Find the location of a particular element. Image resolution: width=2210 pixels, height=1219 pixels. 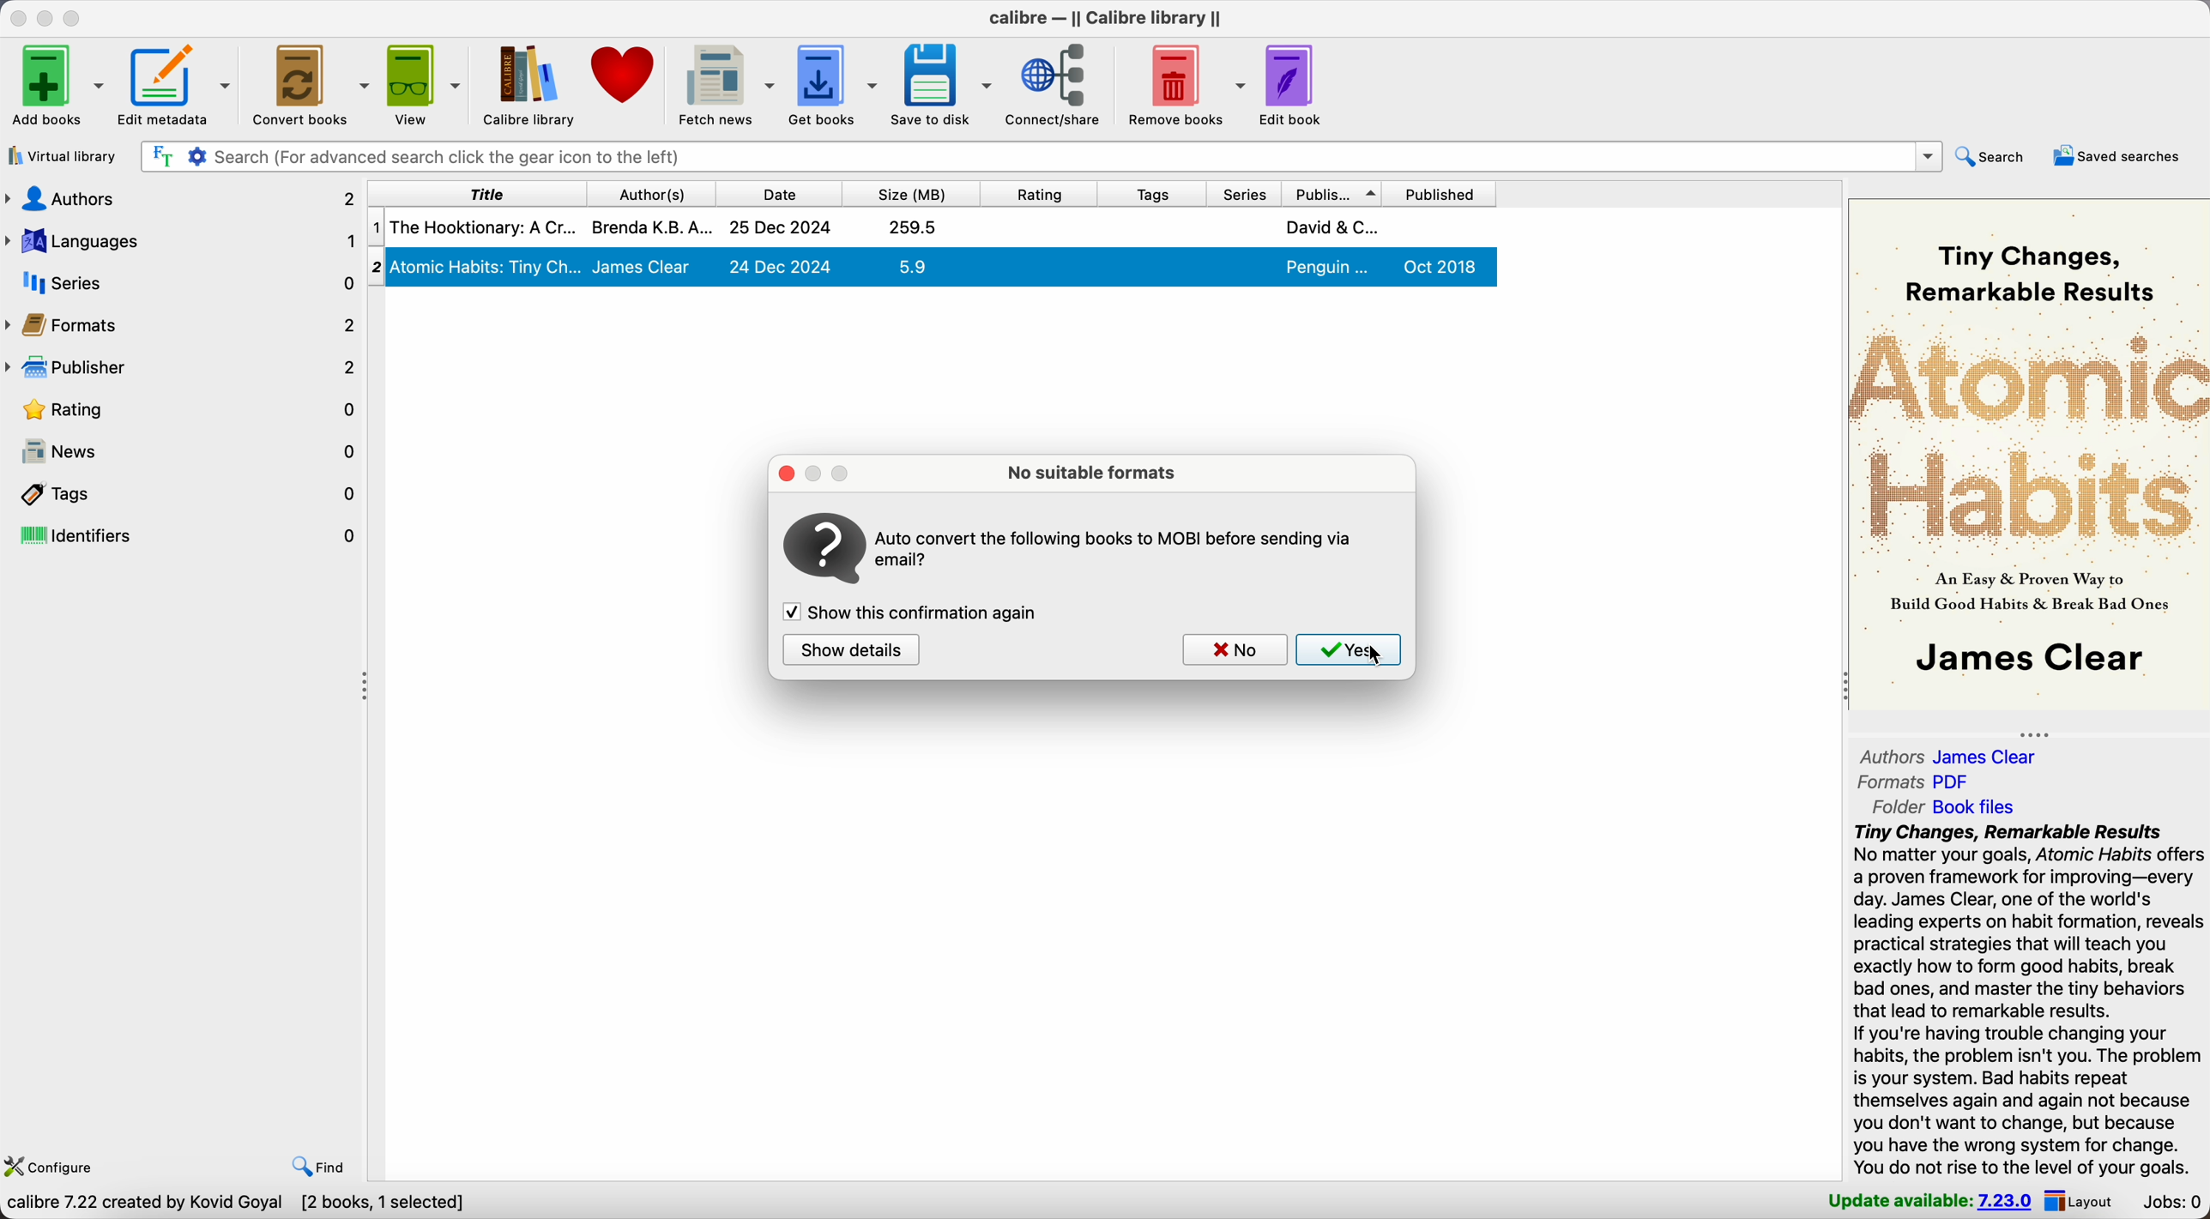

259.5 is located at coordinates (914, 226).